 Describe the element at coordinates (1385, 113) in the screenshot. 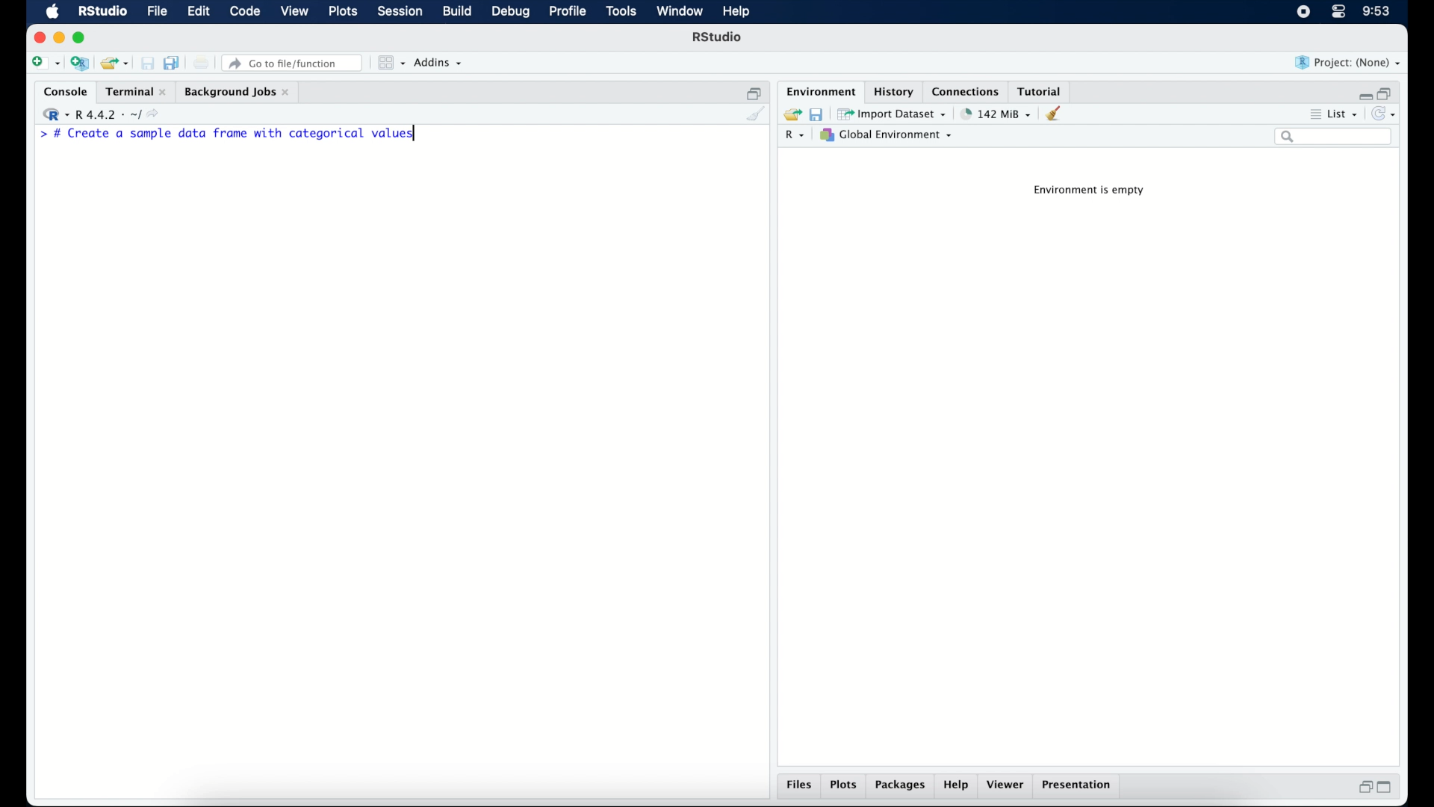

I see `refresh` at that location.